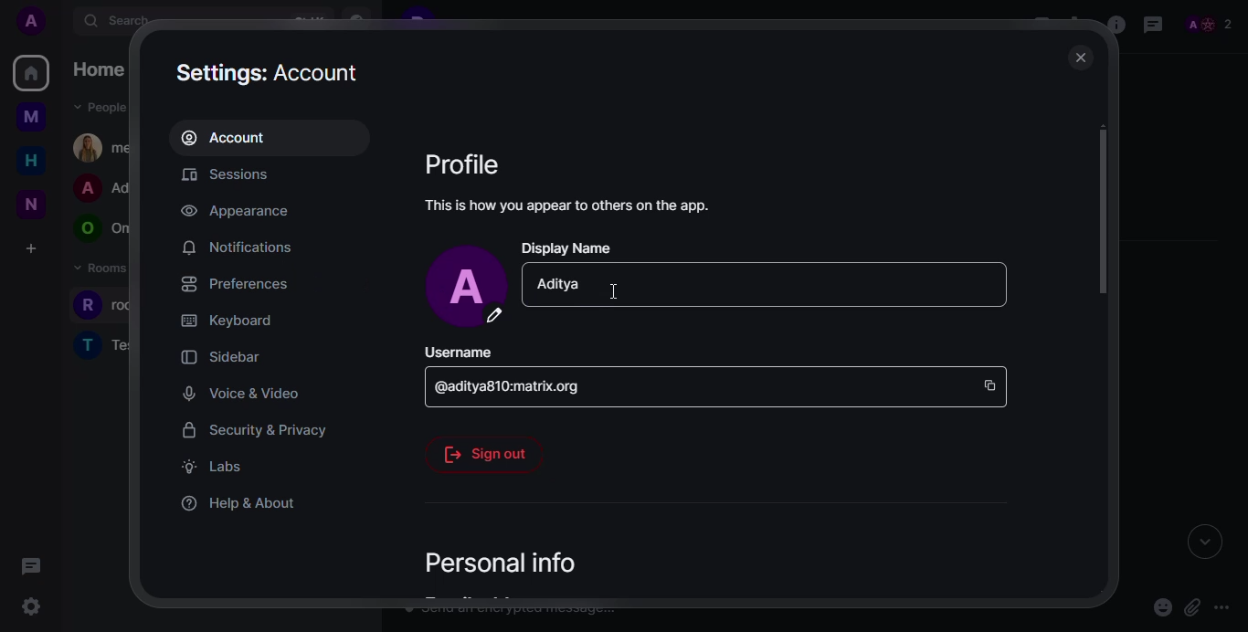 This screenshot has height=632, width=1248. I want to click on scroll bar, so click(1102, 211).